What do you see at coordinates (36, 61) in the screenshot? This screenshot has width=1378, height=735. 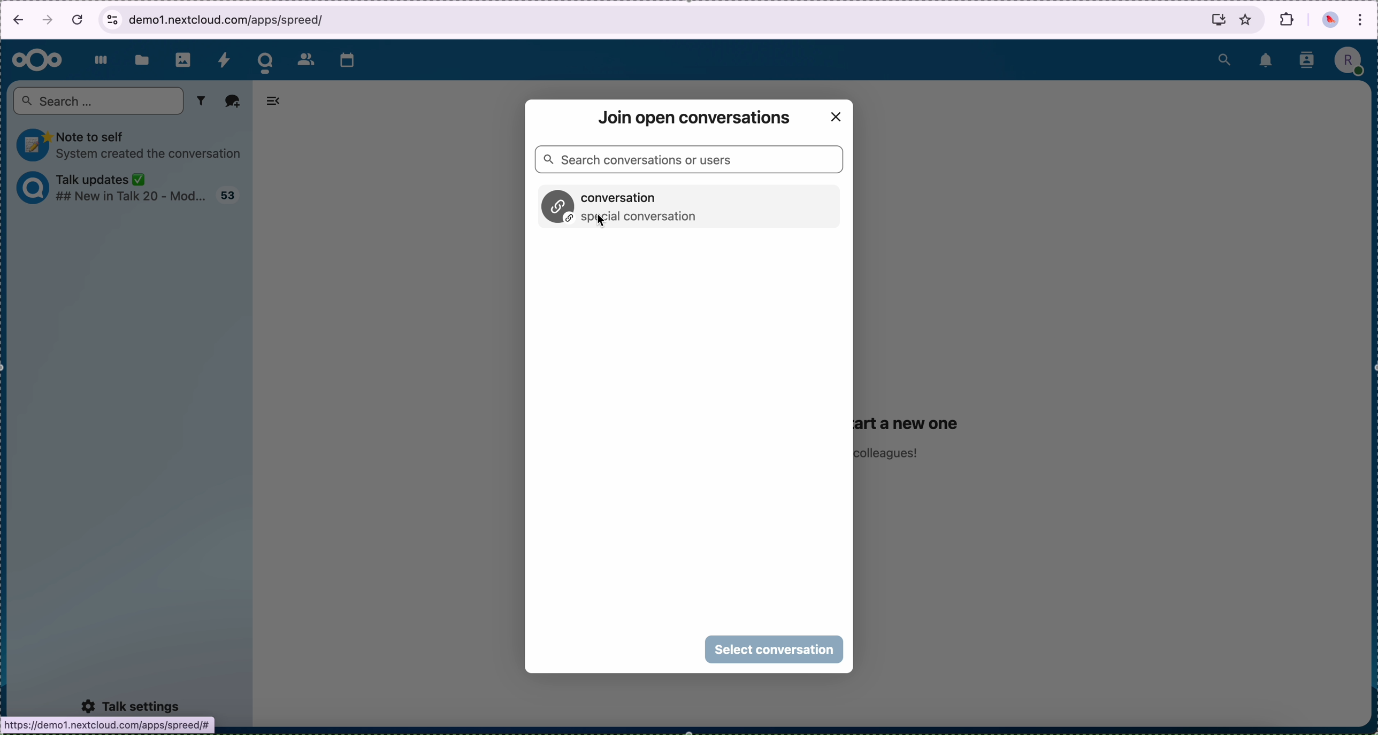 I see `Nextcloud logo` at bounding box center [36, 61].